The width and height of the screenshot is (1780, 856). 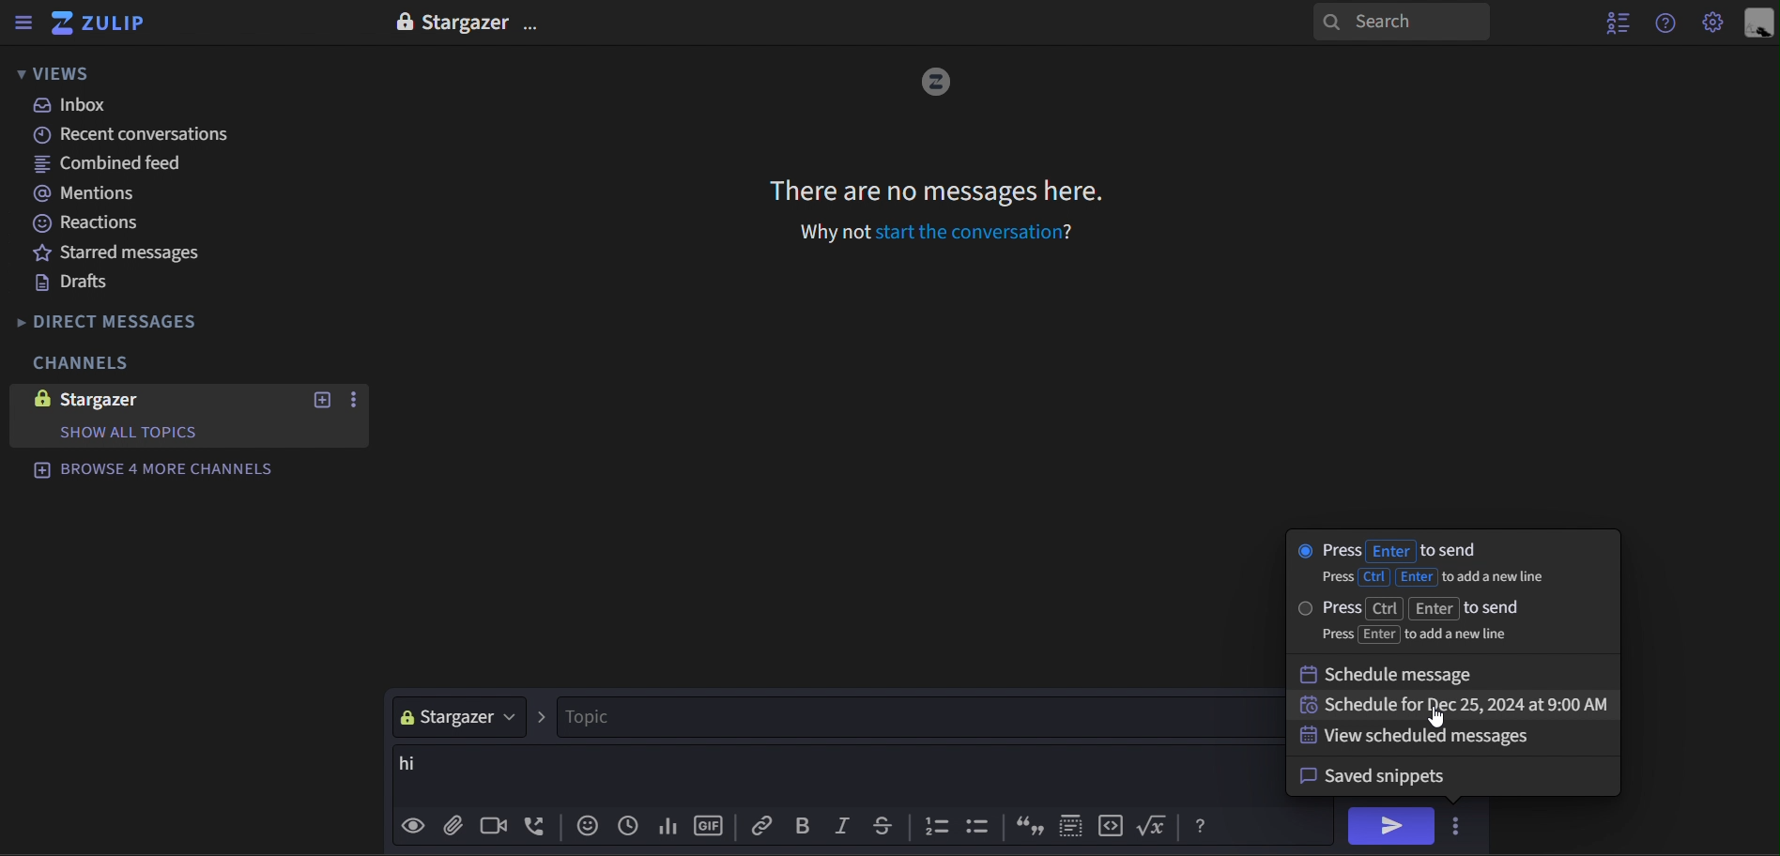 What do you see at coordinates (128, 225) in the screenshot?
I see `reactions` at bounding box center [128, 225].